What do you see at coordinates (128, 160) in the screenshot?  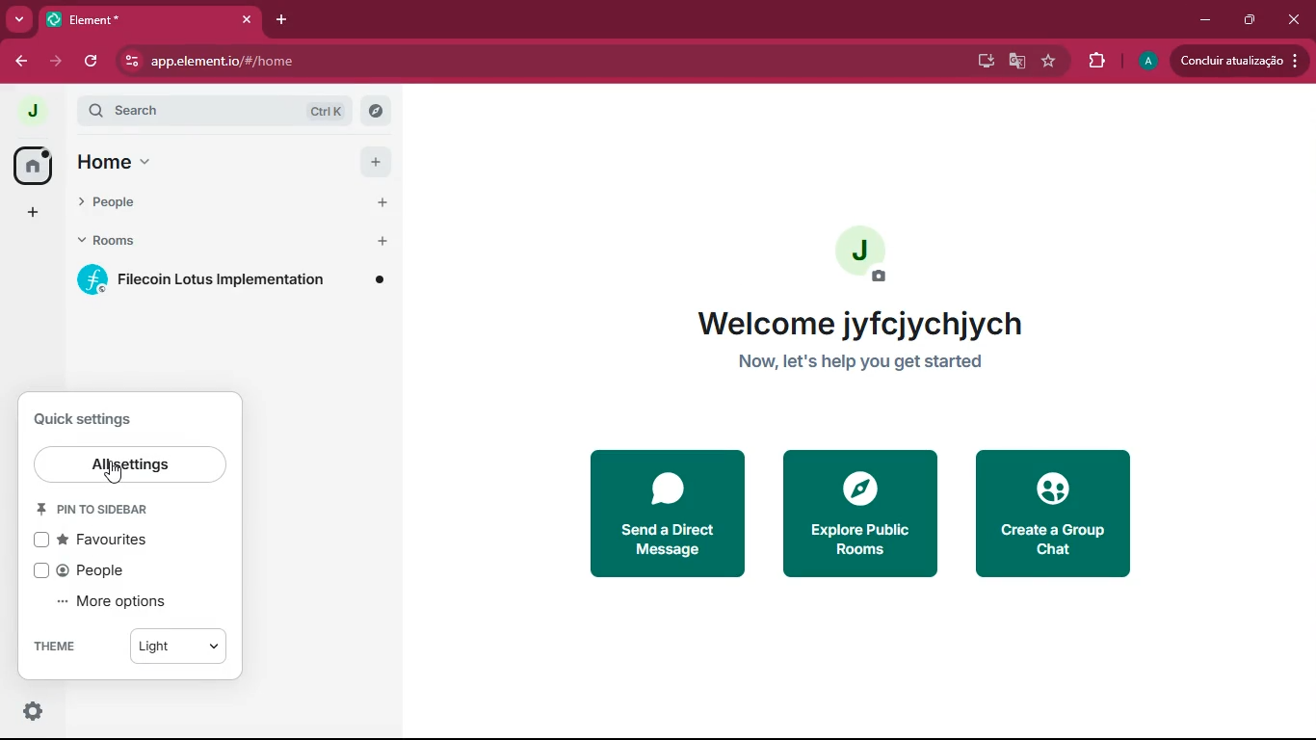 I see `home` at bounding box center [128, 160].